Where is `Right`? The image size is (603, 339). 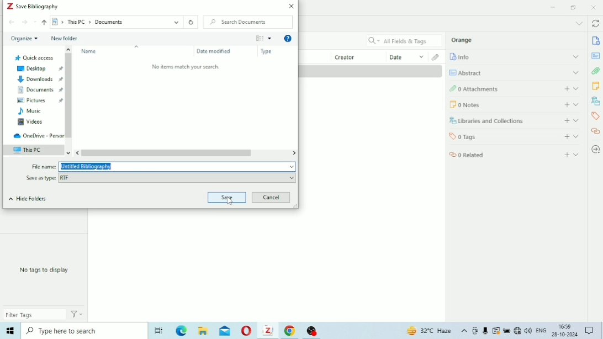
Right is located at coordinates (293, 152).